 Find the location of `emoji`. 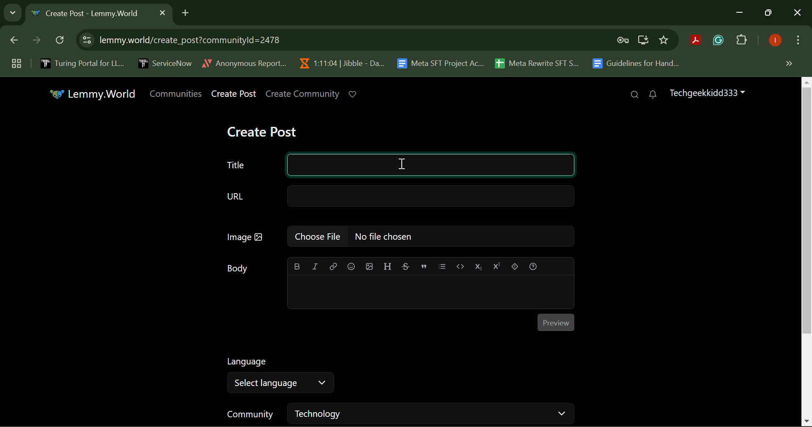

emoji is located at coordinates (352, 266).